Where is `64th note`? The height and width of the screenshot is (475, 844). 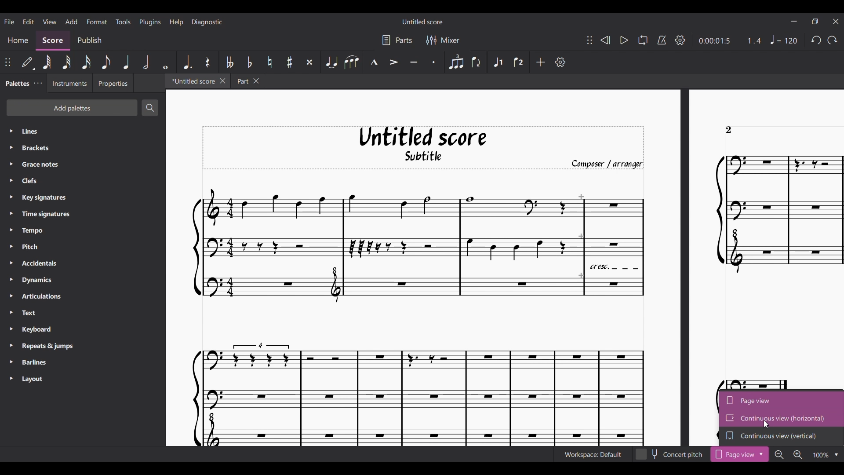 64th note is located at coordinates (47, 62).